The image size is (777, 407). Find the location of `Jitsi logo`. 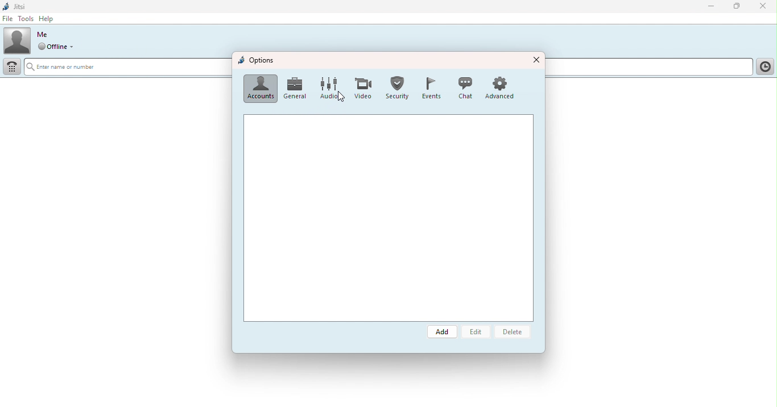

Jitsi logo is located at coordinates (16, 6).